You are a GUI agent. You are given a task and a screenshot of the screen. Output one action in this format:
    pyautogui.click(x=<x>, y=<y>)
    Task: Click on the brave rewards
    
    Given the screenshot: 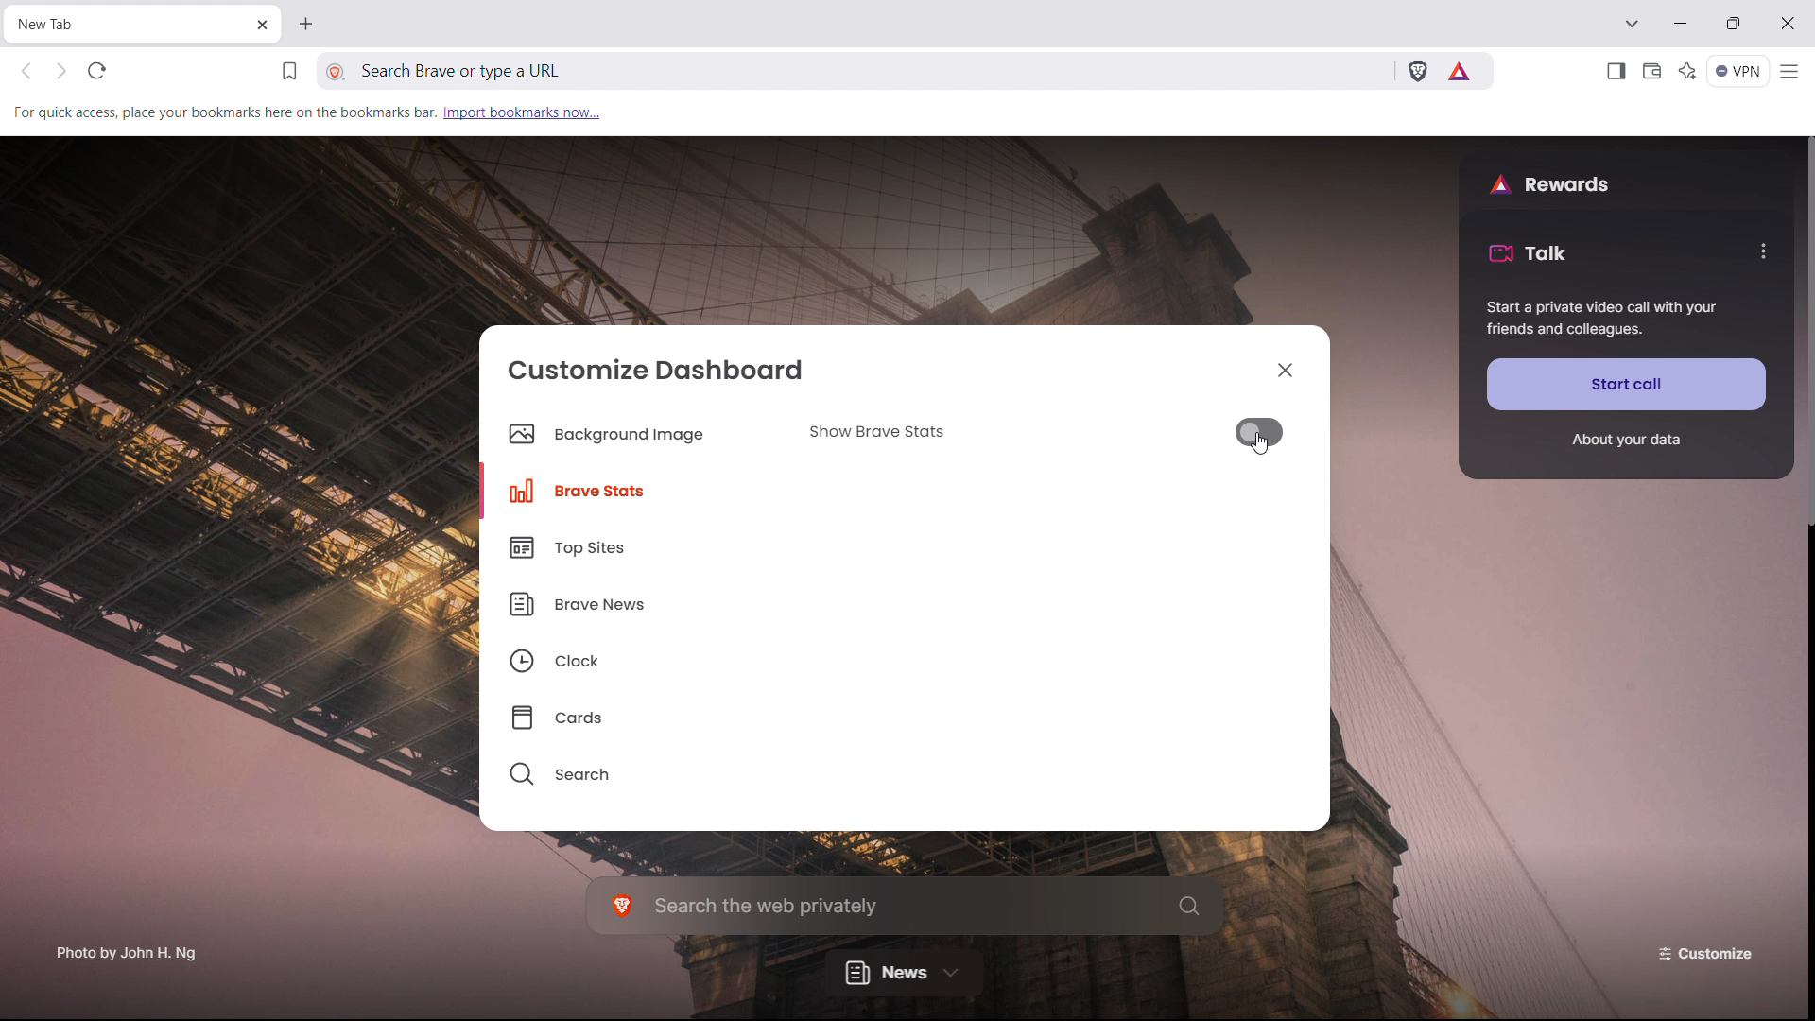 What is the action you would take?
    pyautogui.click(x=1461, y=71)
    